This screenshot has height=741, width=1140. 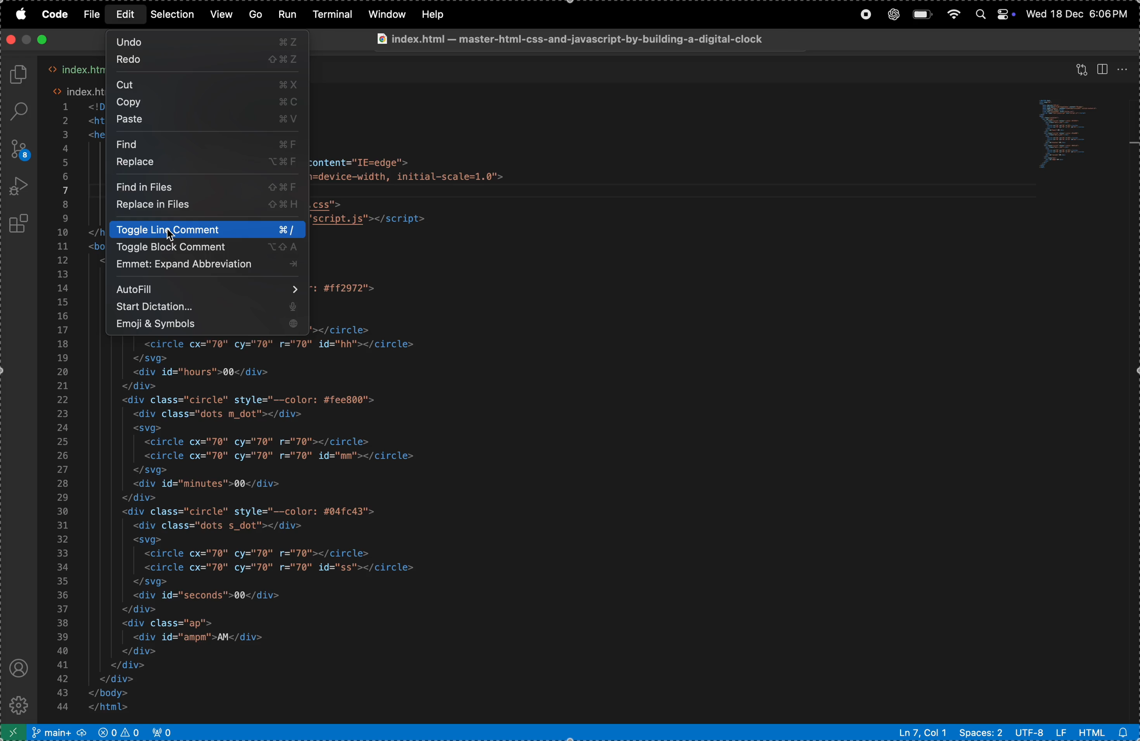 What do you see at coordinates (207, 288) in the screenshot?
I see `auto fill` at bounding box center [207, 288].